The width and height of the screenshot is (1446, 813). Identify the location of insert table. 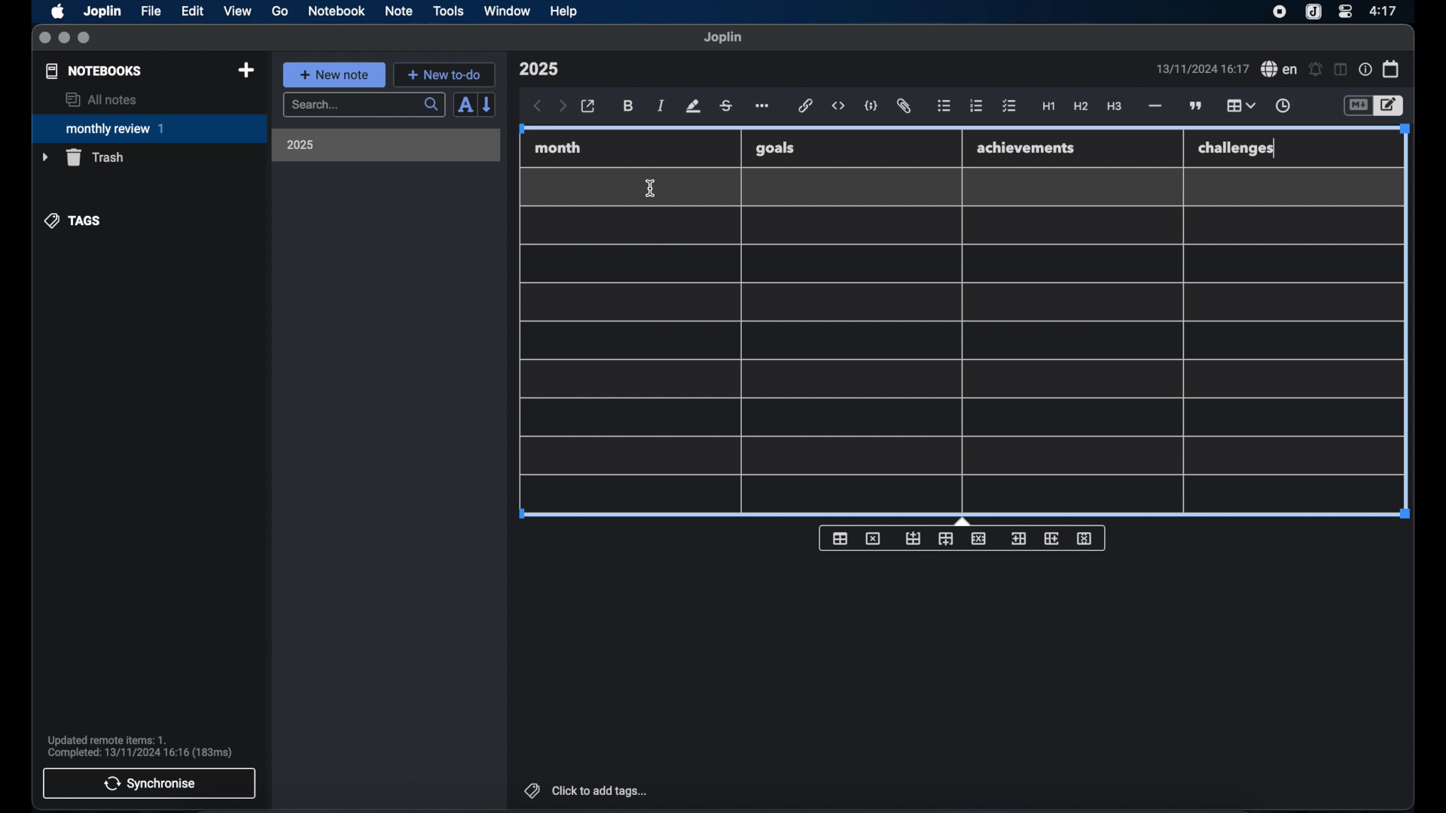
(840, 538).